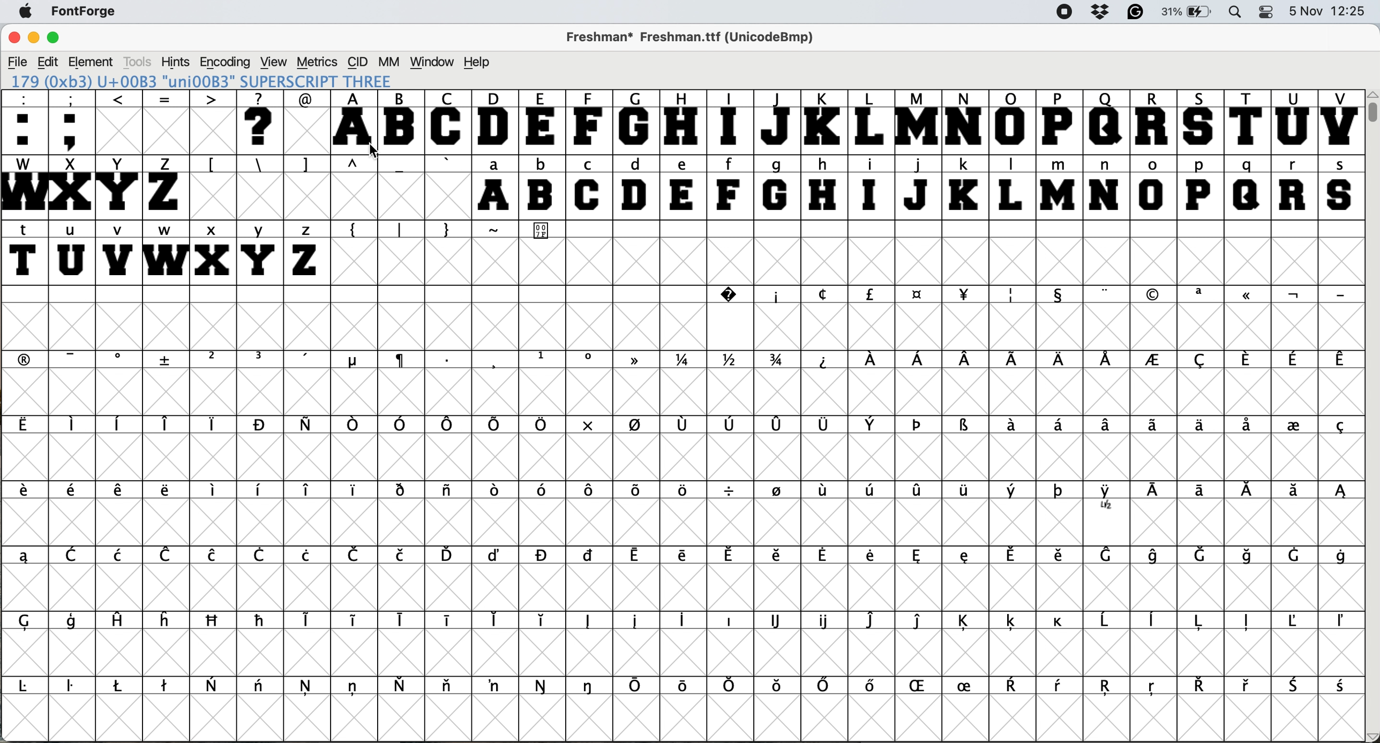 Image resolution: width=1380 pixels, height=743 pixels. Describe the element at coordinates (872, 188) in the screenshot. I see `i` at that location.